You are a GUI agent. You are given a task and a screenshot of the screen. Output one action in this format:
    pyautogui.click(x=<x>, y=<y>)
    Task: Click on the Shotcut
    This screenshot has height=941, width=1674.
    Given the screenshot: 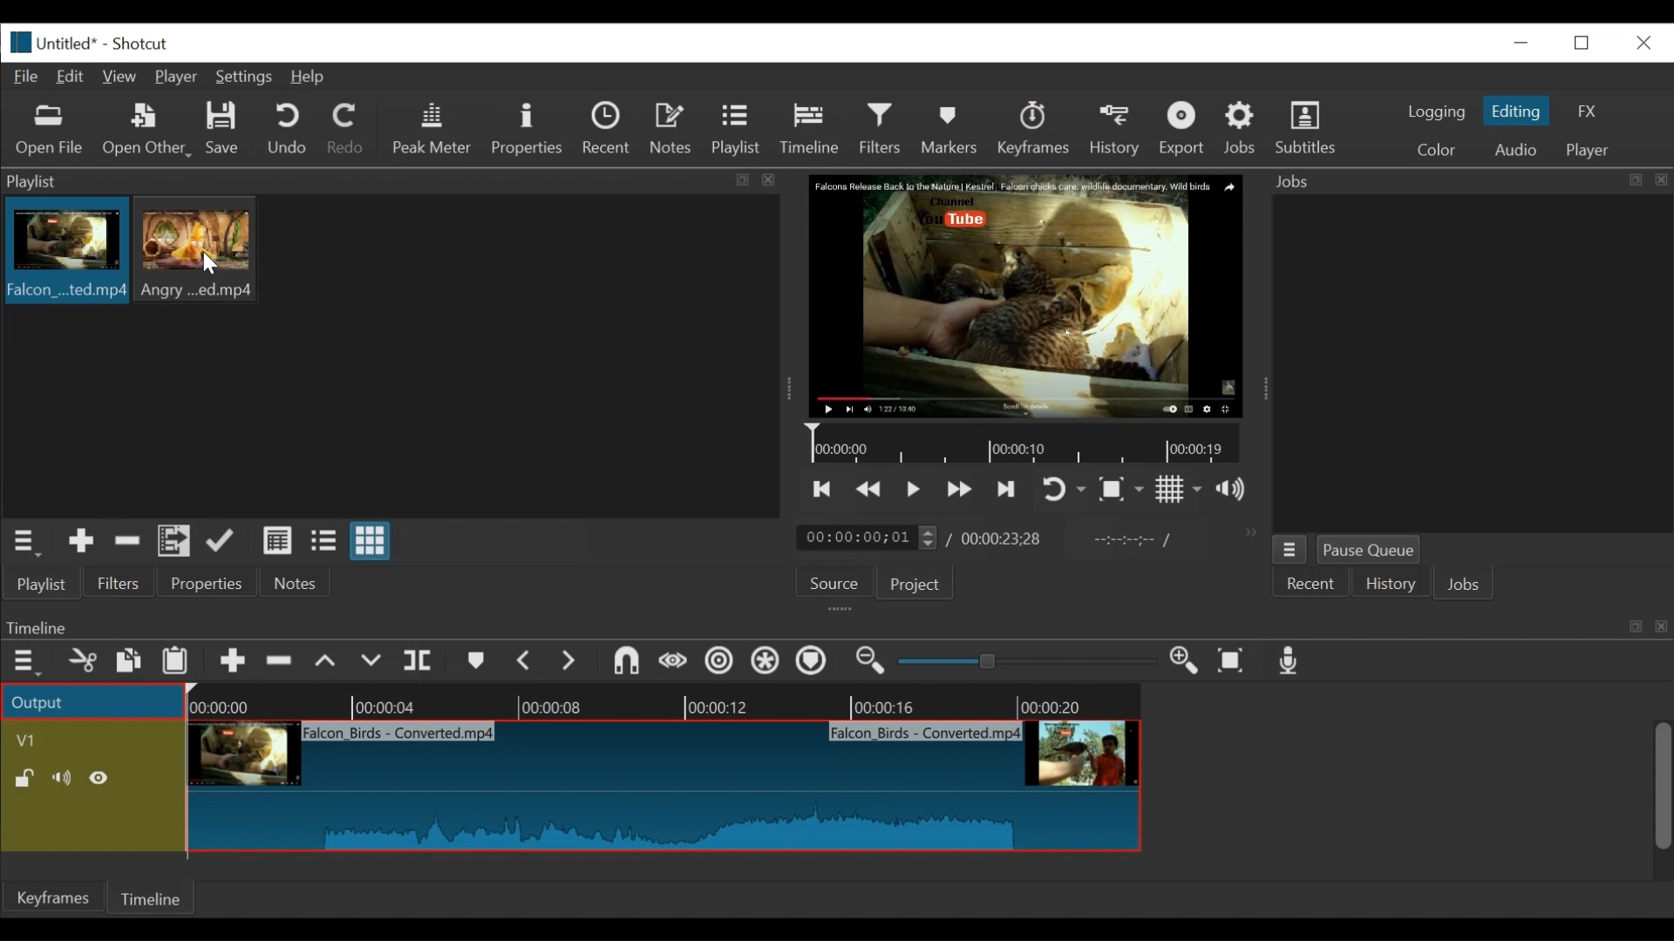 What is the action you would take?
    pyautogui.click(x=139, y=45)
    